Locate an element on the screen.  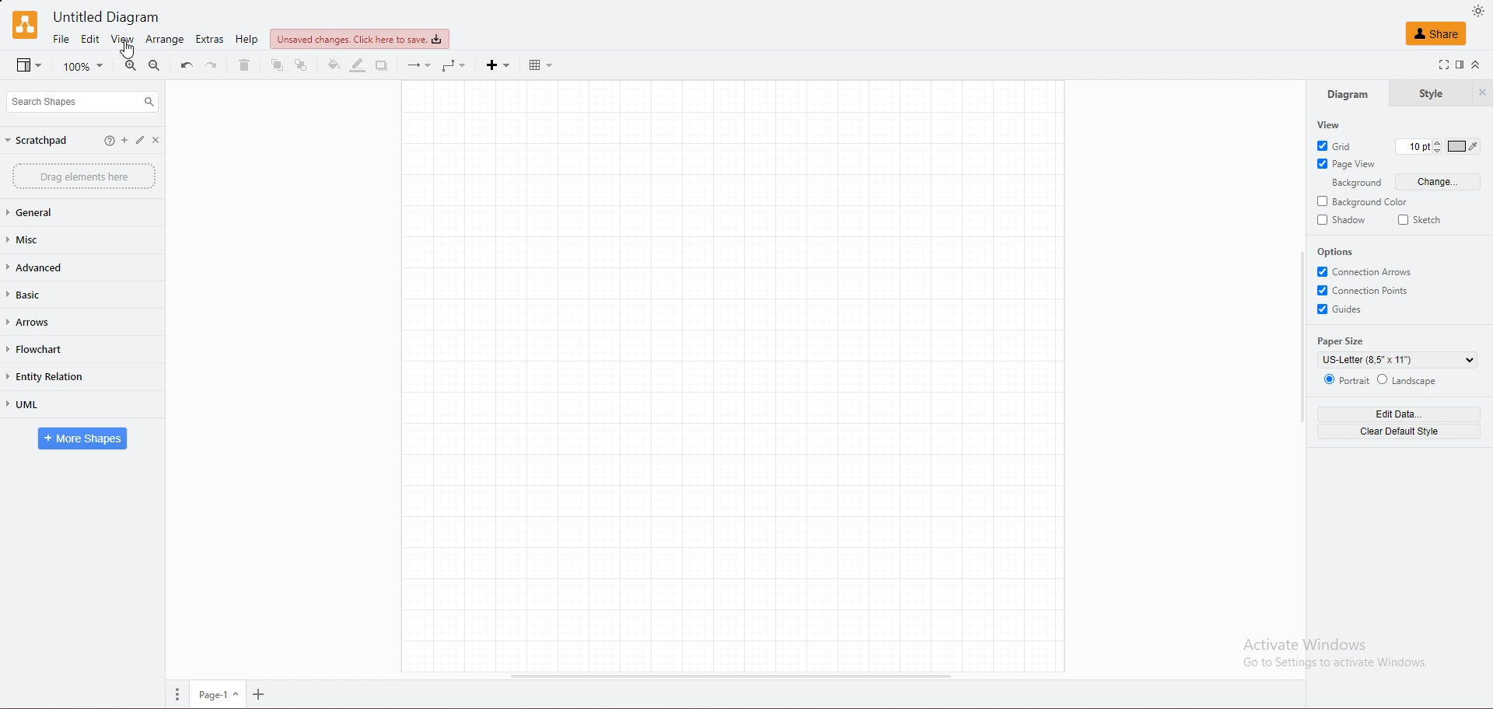
sketch is located at coordinates (1420, 218).